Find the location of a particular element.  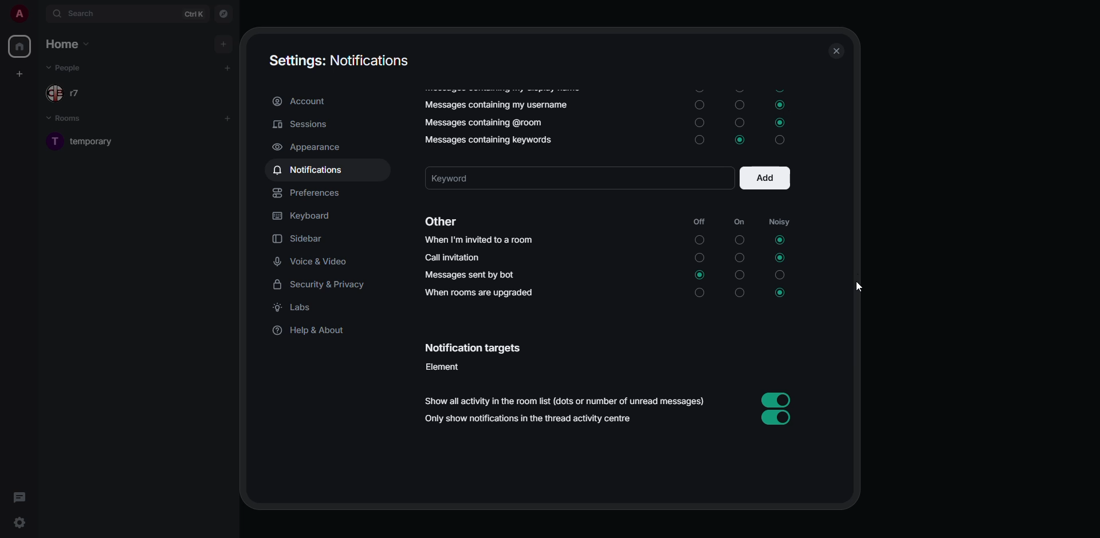

ctrl K is located at coordinates (194, 13).